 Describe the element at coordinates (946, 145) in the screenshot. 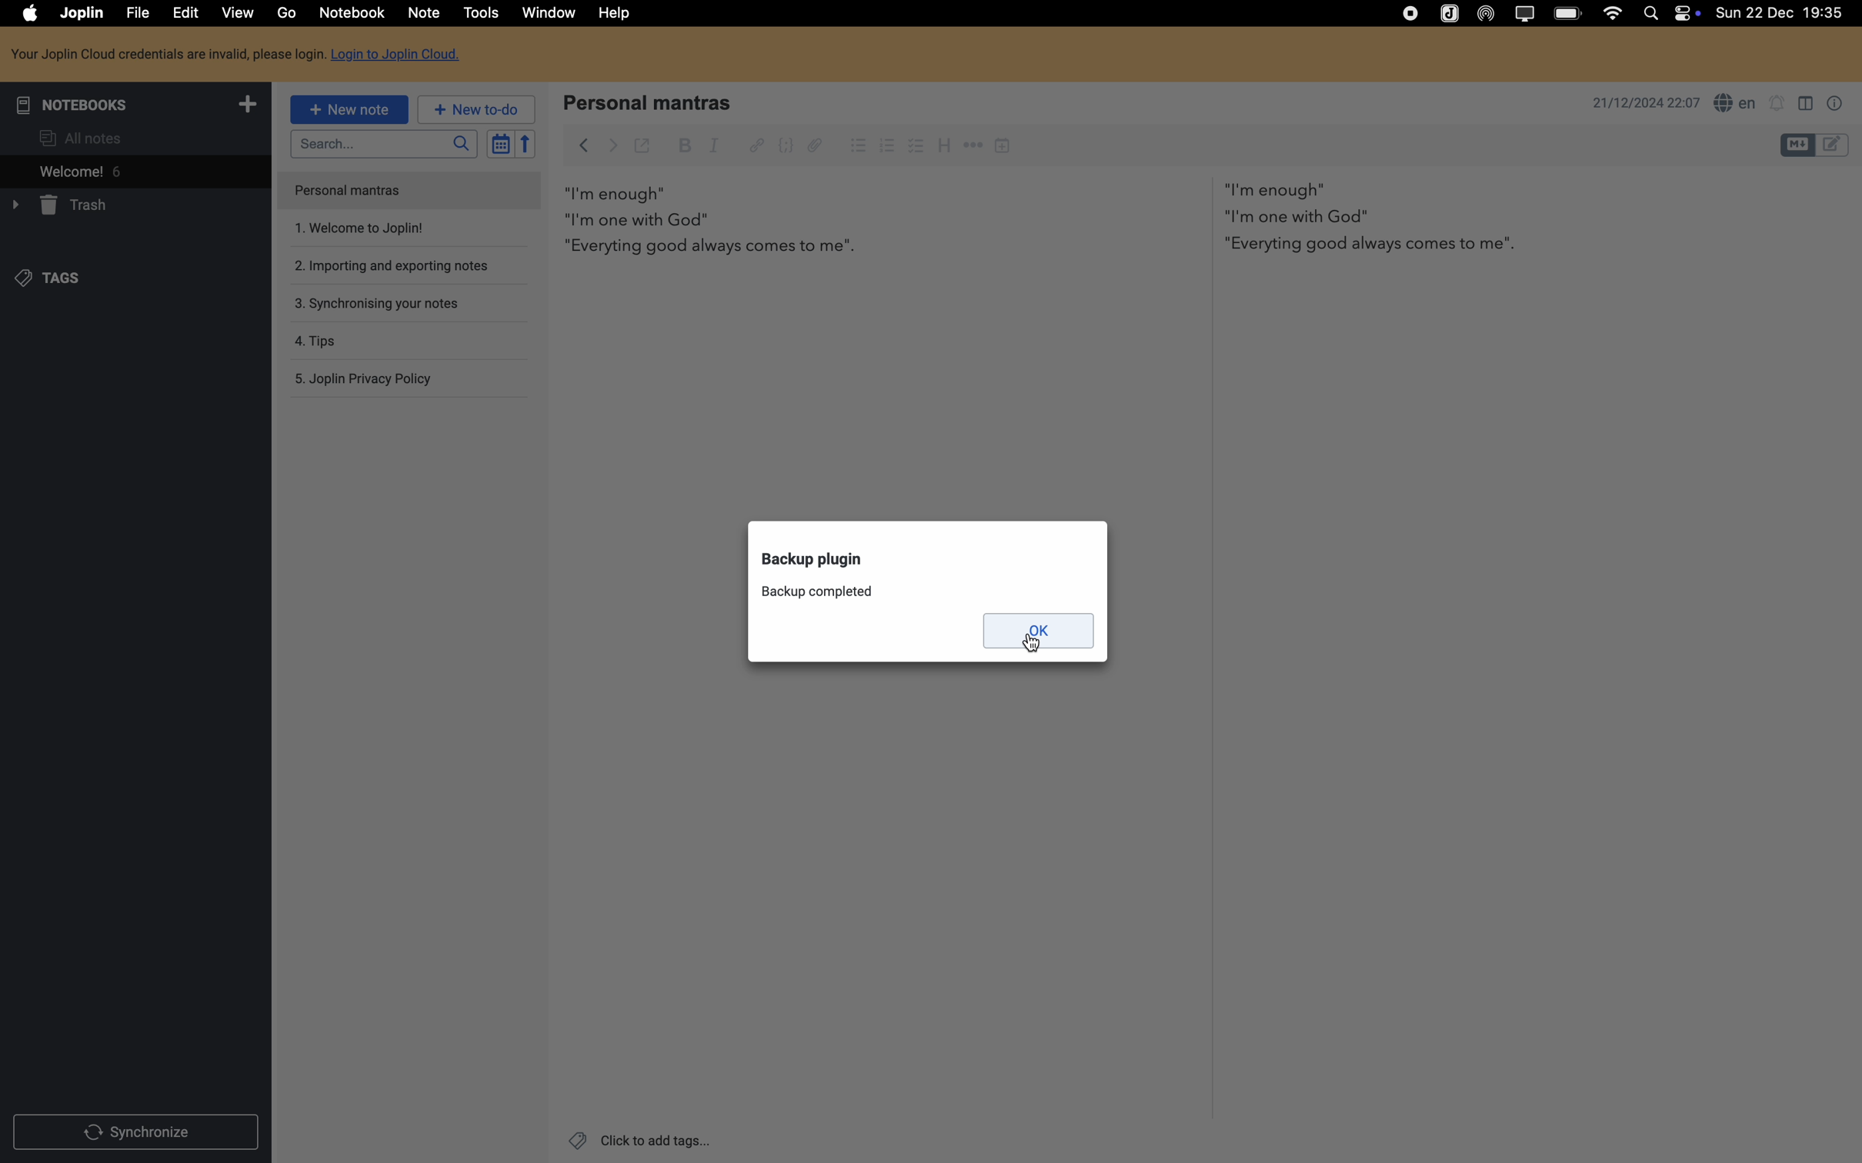

I see `heading` at that location.